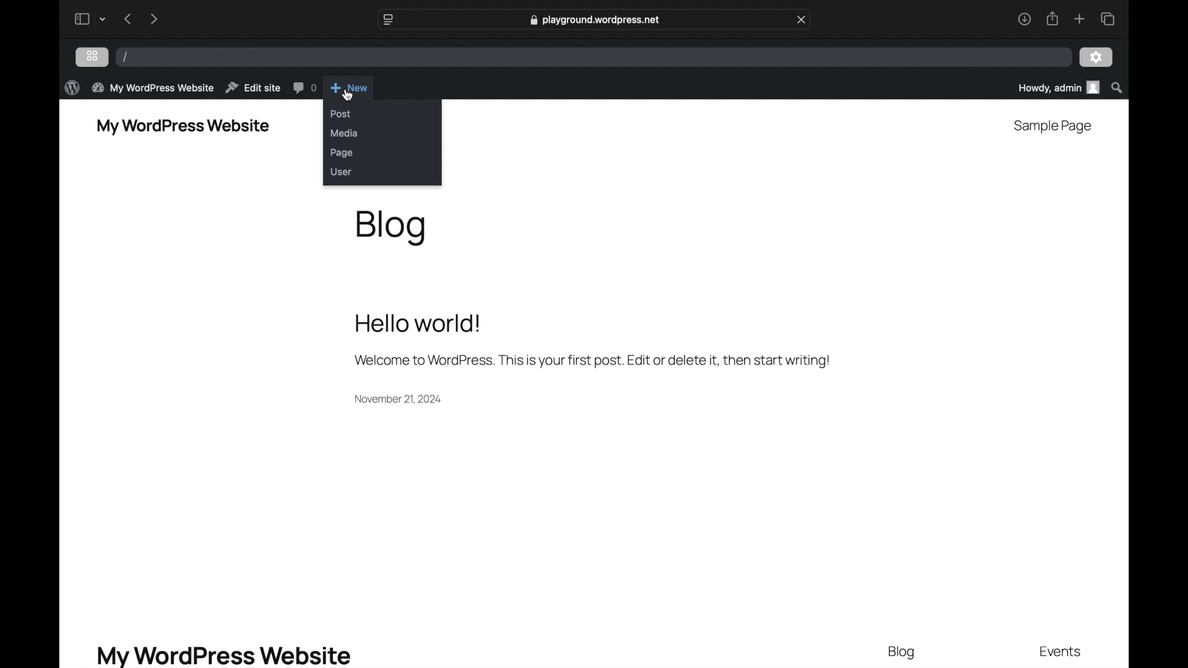  What do you see at coordinates (81, 19) in the screenshot?
I see `sidebar` at bounding box center [81, 19].